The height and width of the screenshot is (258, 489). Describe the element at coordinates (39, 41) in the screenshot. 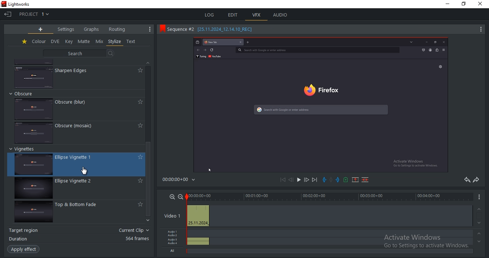

I see `colour` at that location.